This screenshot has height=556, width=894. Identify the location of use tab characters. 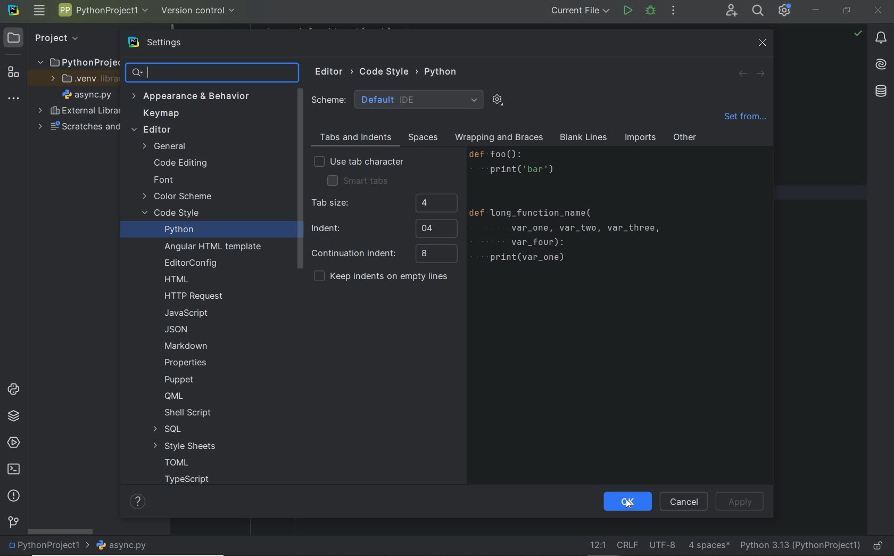
(359, 162).